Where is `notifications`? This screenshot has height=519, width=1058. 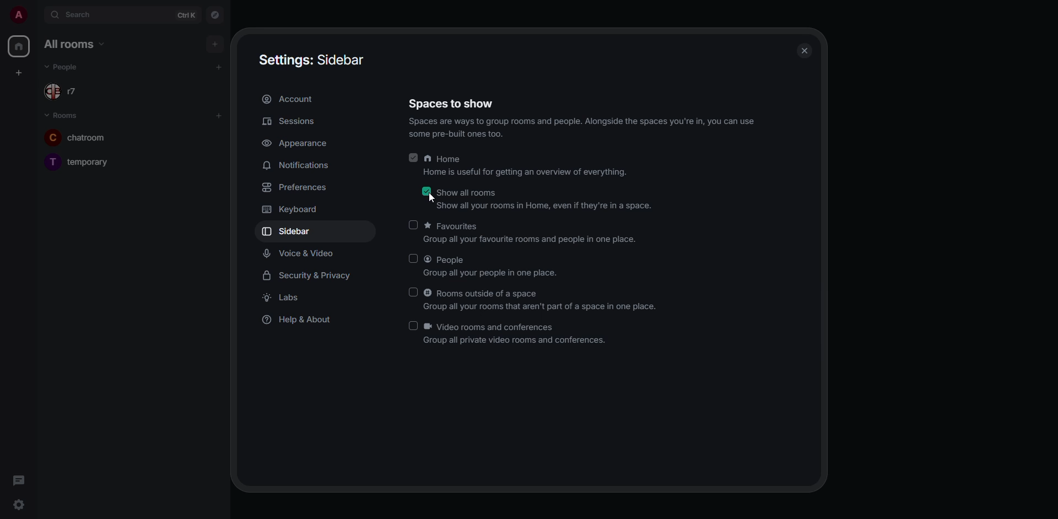
notifications is located at coordinates (298, 165).